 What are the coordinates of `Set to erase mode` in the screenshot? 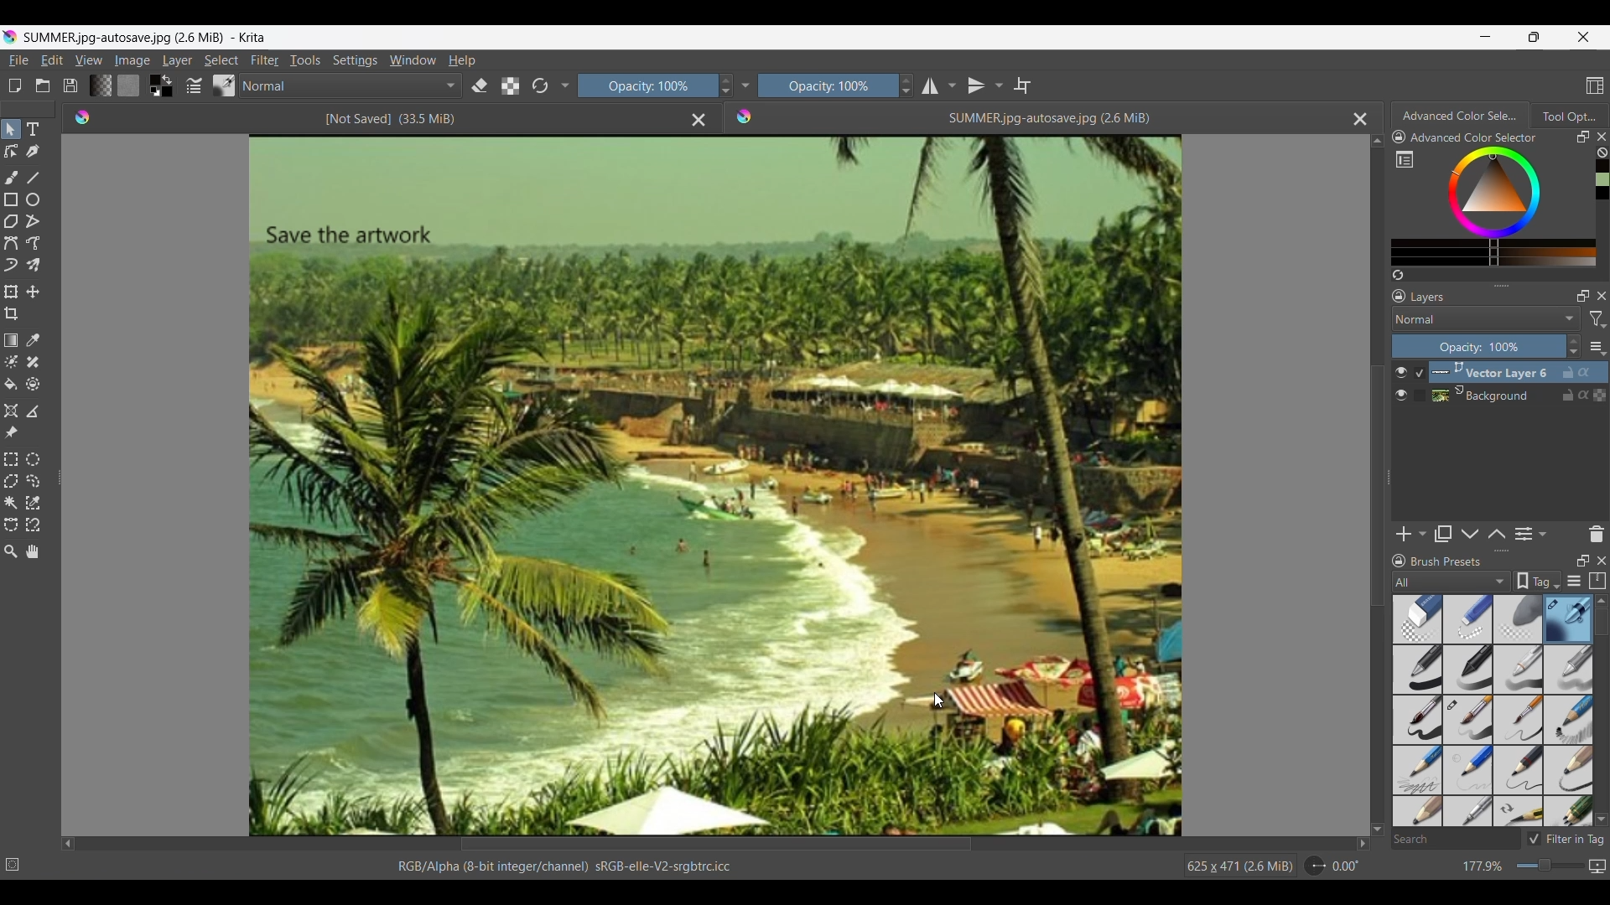 It's located at (480, 86).